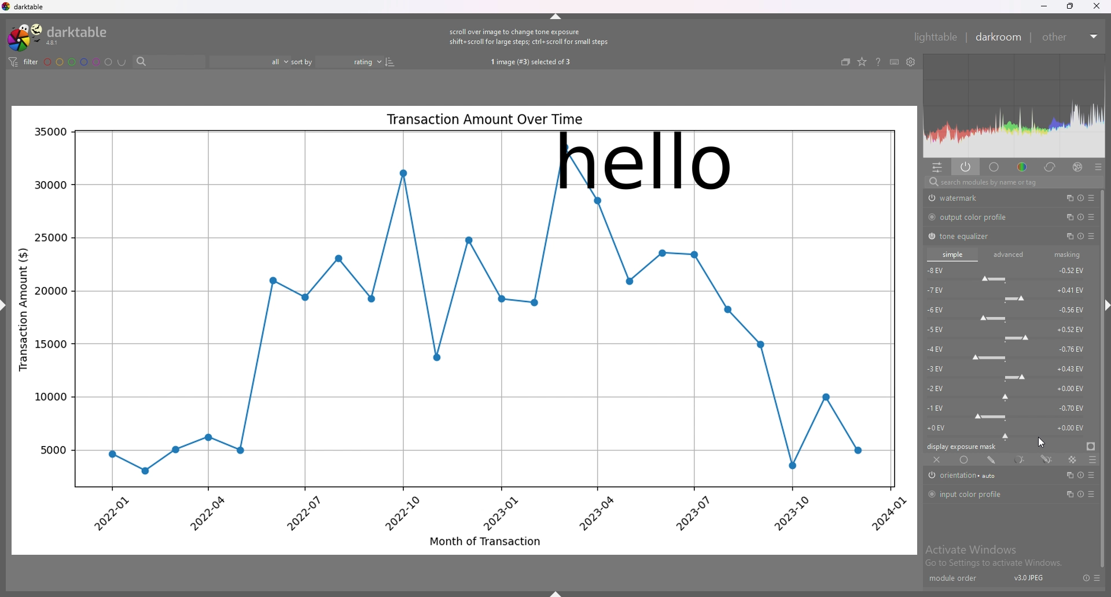  Describe the element at coordinates (1065, 255) in the screenshot. I see `masking` at that location.